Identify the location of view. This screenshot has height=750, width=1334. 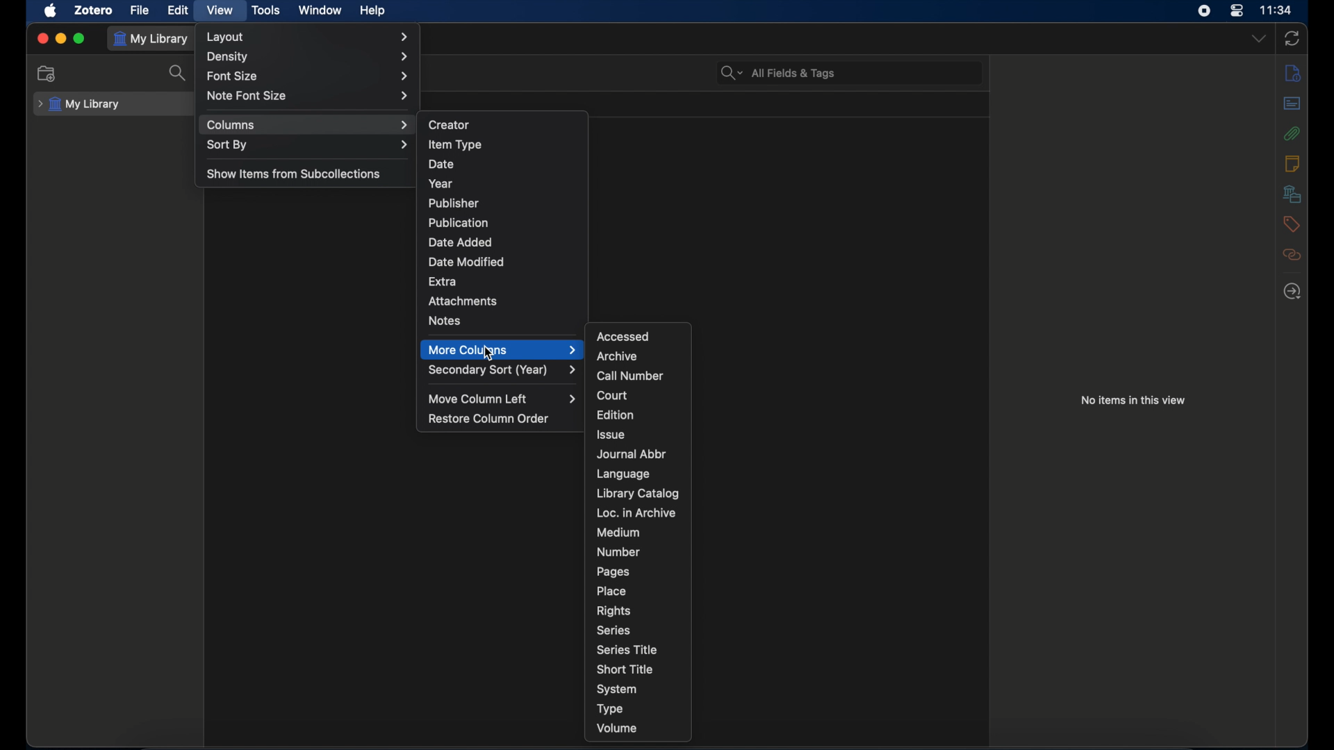
(220, 10).